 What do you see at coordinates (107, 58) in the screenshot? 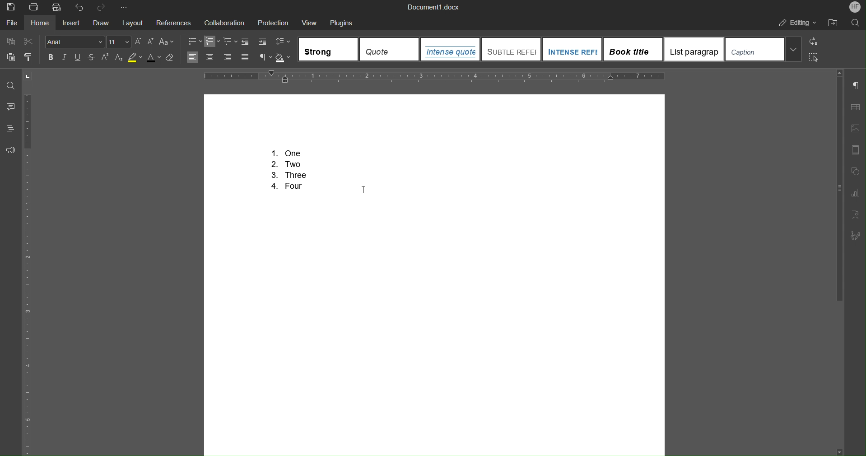
I see `Superscript` at bounding box center [107, 58].